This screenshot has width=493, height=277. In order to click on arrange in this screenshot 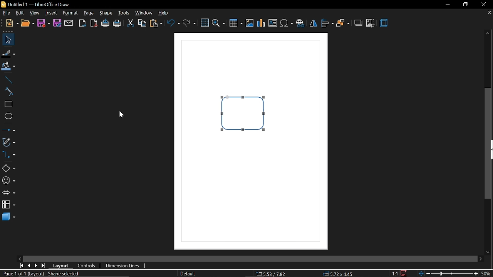, I will do `click(342, 24)`.